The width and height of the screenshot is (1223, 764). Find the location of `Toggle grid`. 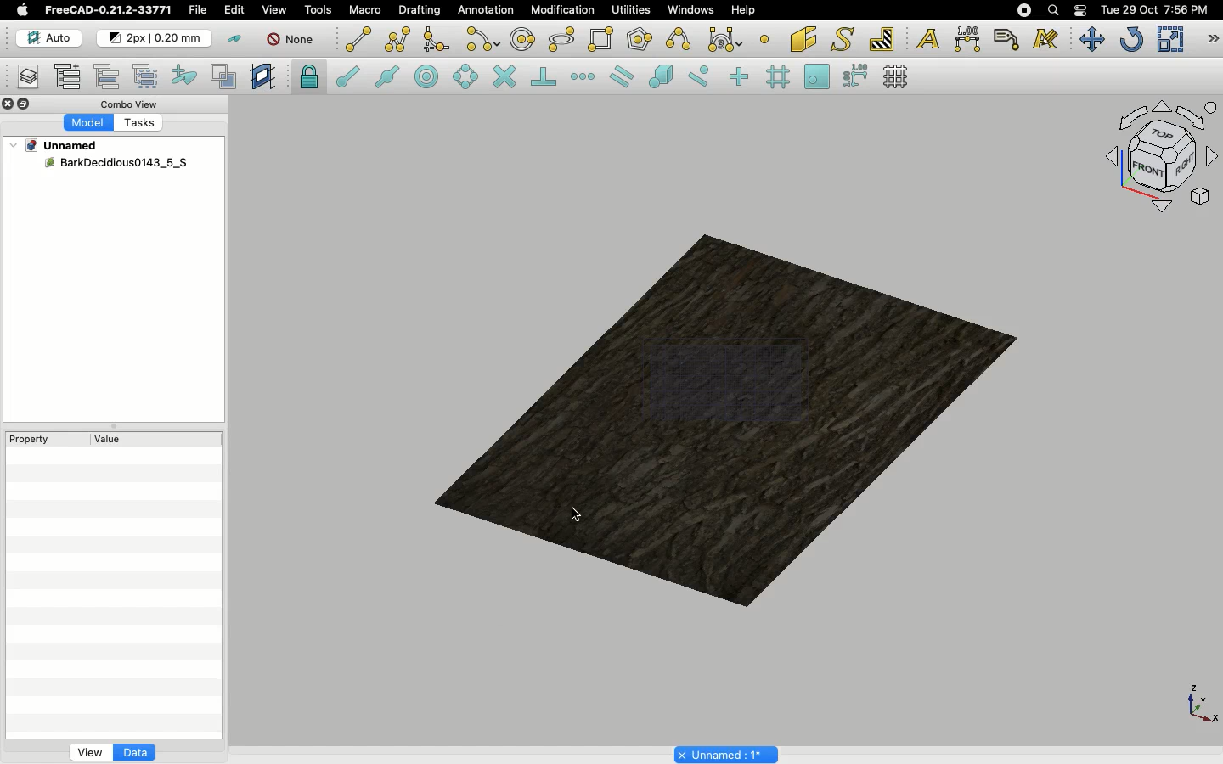

Toggle grid is located at coordinates (897, 76).